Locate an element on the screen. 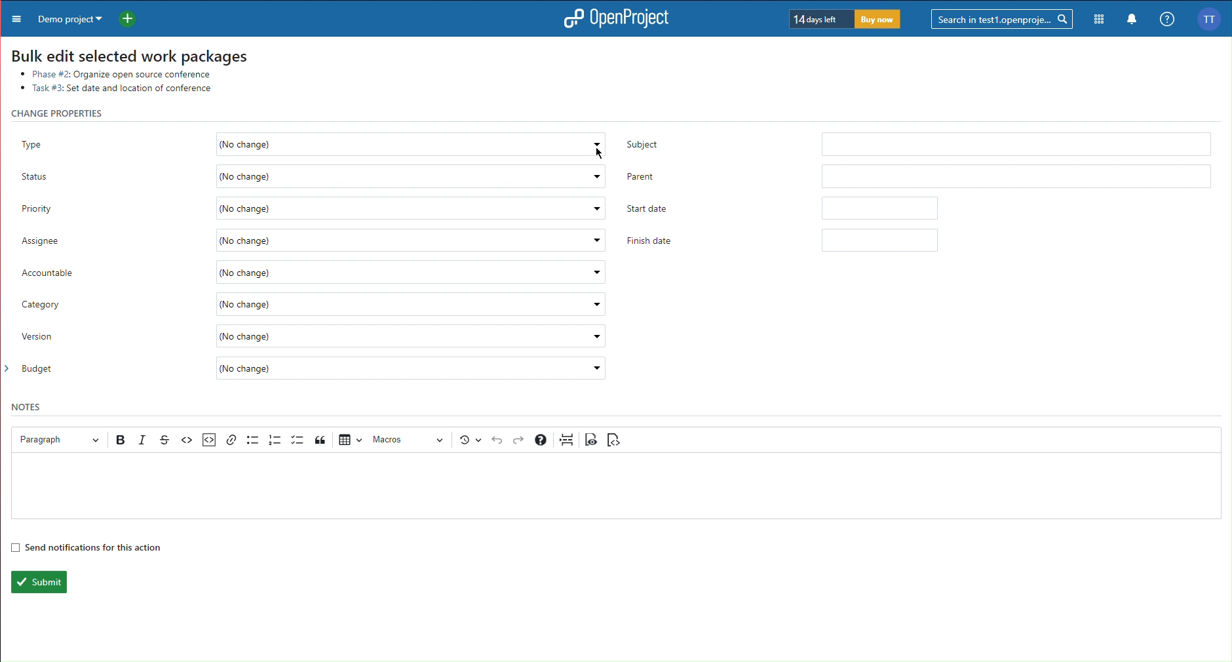 The width and height of the screenshot is (1232, 662). Markdown Source is located at coordinates (613, 440).